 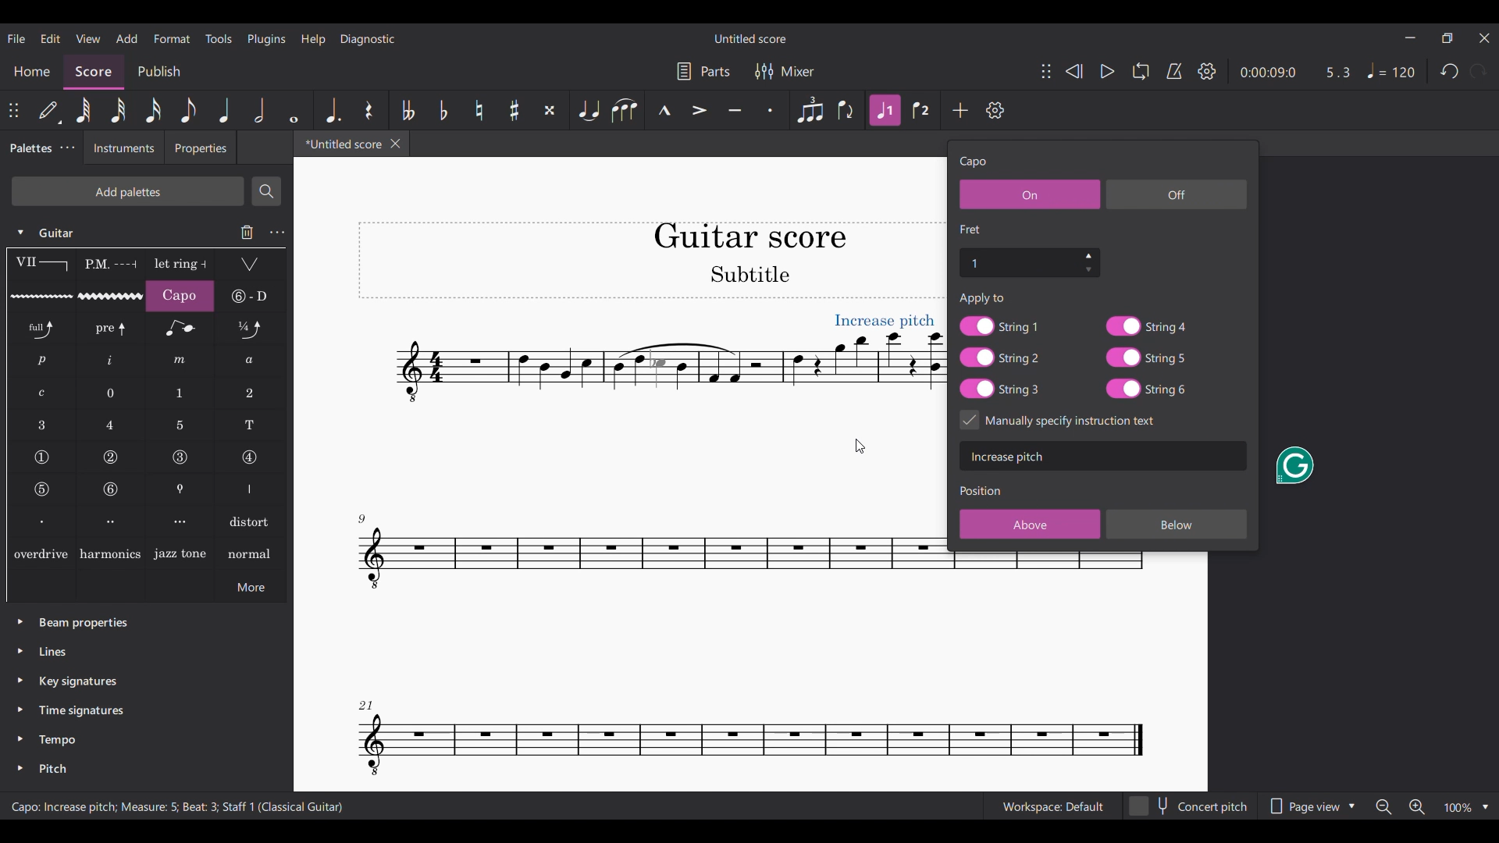 I want to click on Grammarly extension, so click(x=1293, y=468).